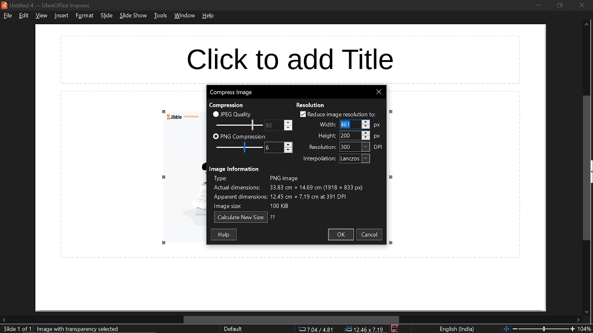  What do you see at coordinates (378, 136) in the screenshot?
I see `px` at bounding box center [378, 136].